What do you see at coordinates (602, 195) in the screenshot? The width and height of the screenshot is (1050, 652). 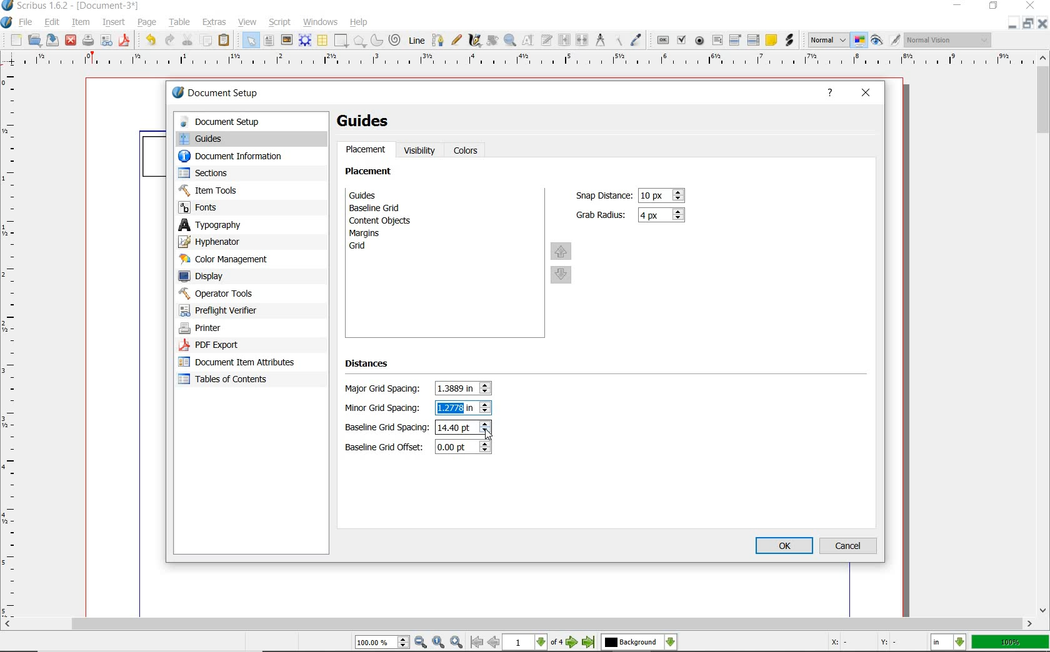 I see `Snap Distance:` at bounding box center [602, 195].